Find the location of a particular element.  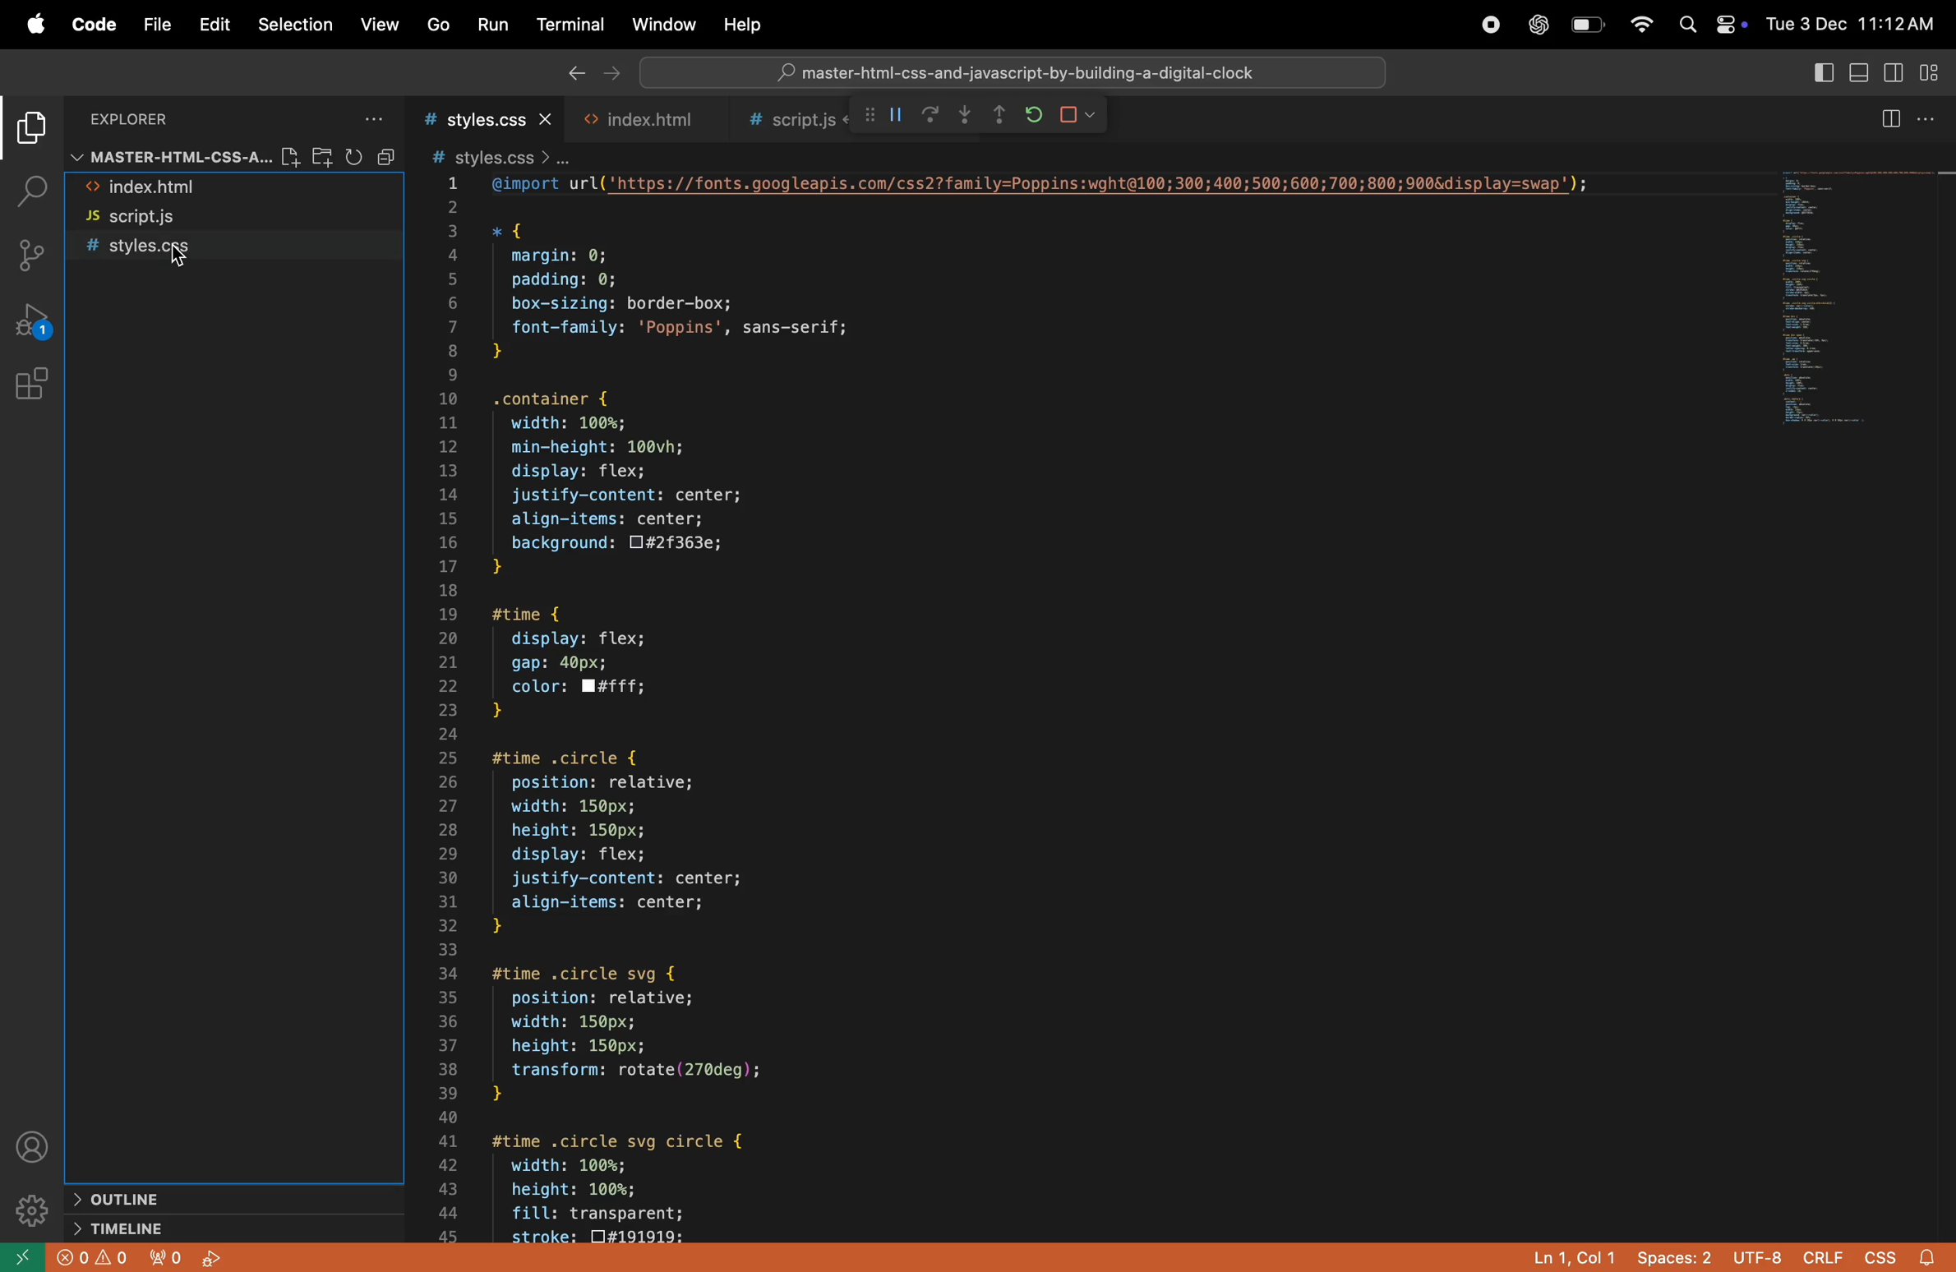

open remote window is located at coordinates (20, 1256).